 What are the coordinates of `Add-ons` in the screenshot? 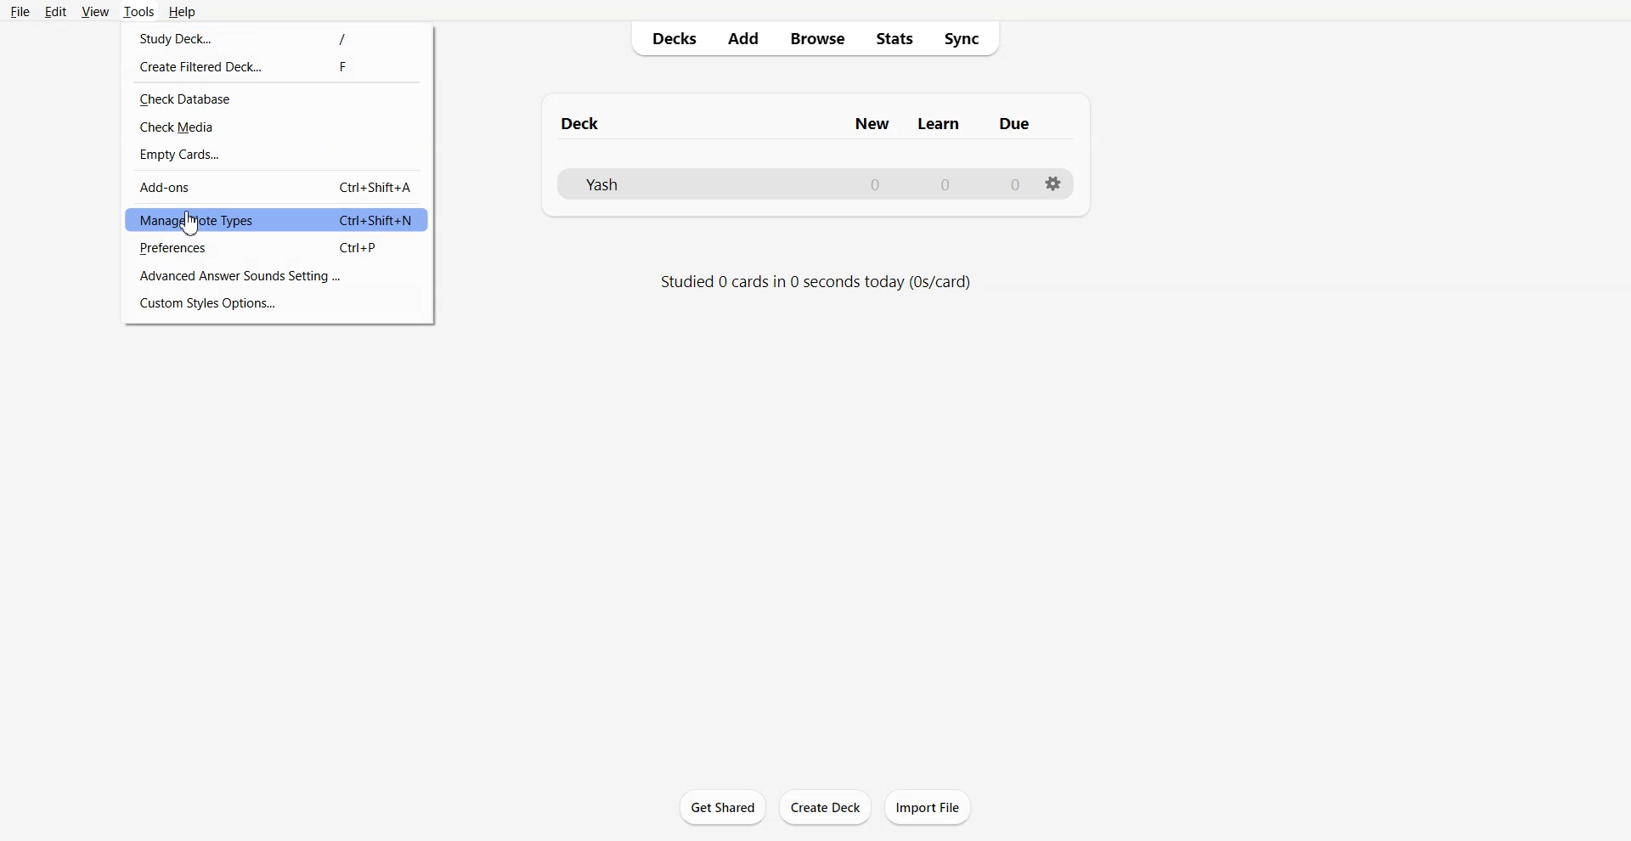 It's located at (274, 187).